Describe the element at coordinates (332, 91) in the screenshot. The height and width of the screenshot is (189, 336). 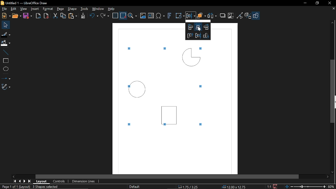
I see `Vertical scrollbar` at that location.